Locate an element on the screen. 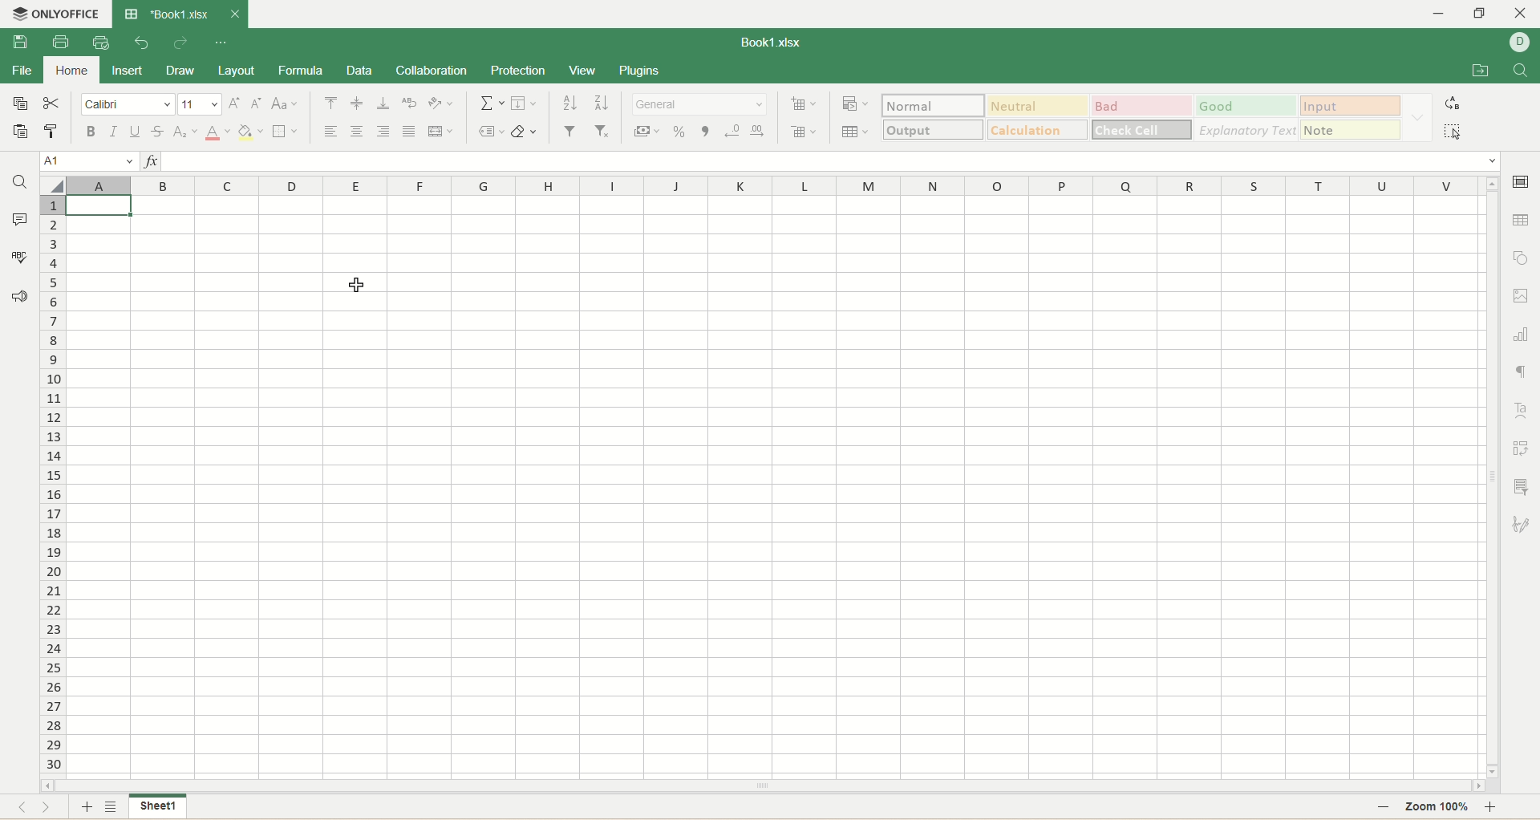  quick settings is located at coordinates (227, 44).